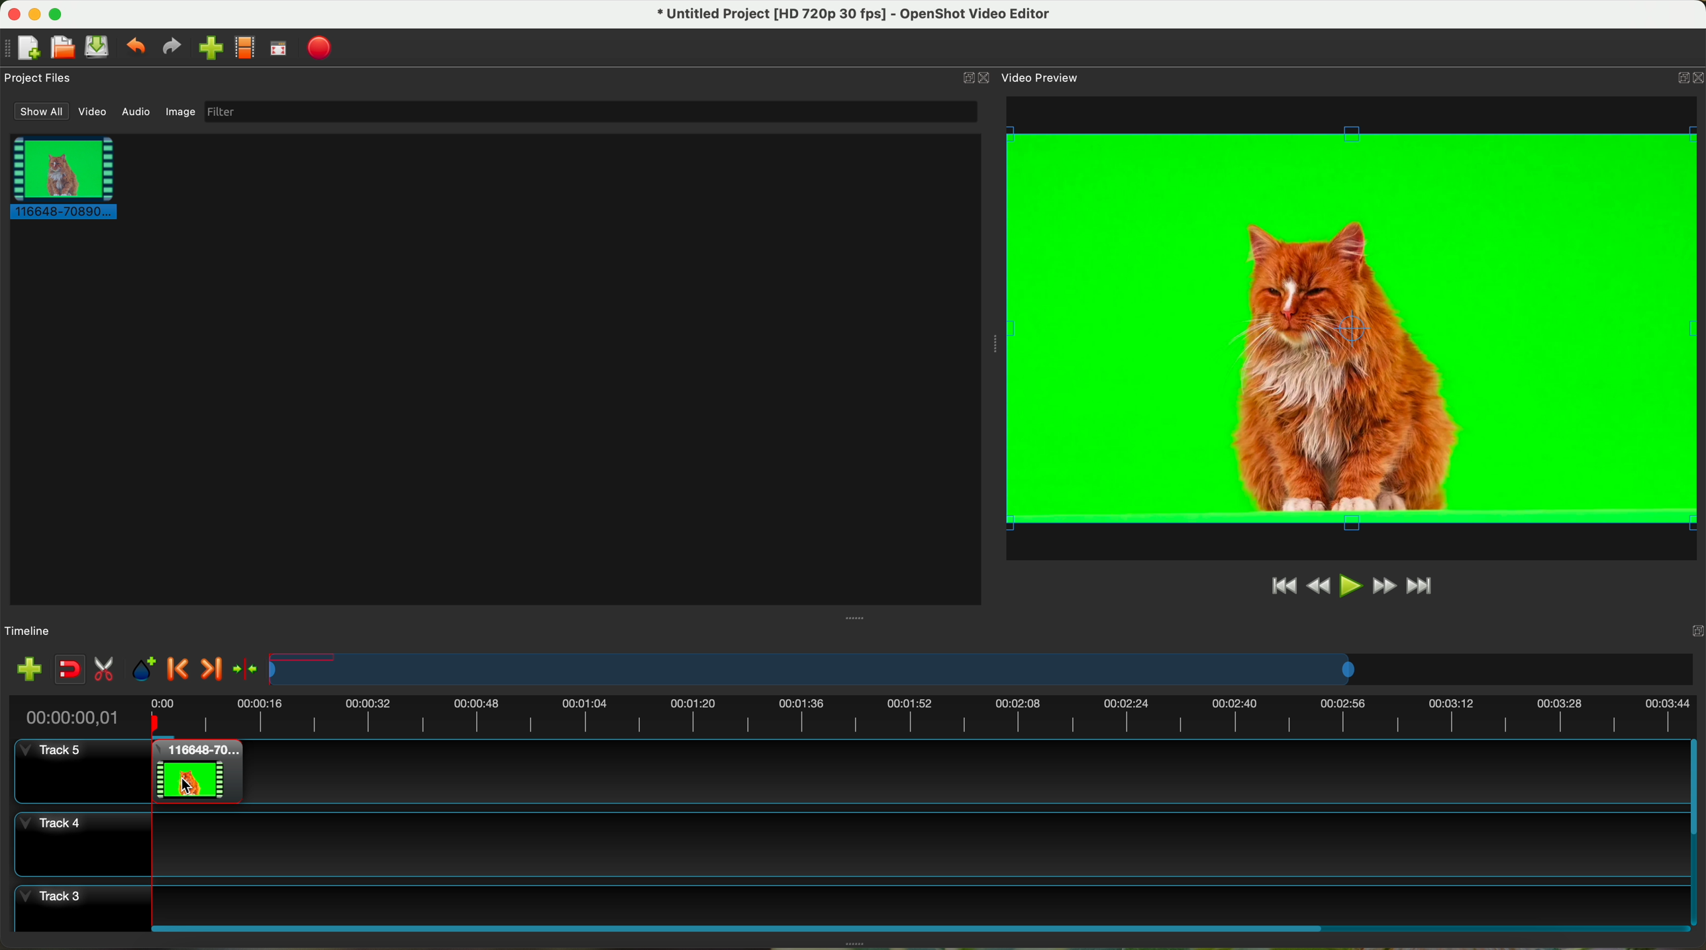 This screenshot has width=1706, height=950. What do you see at coordinates (850, 902) in the screenshot?
I see `track 3` at bounding box center [850, 902].